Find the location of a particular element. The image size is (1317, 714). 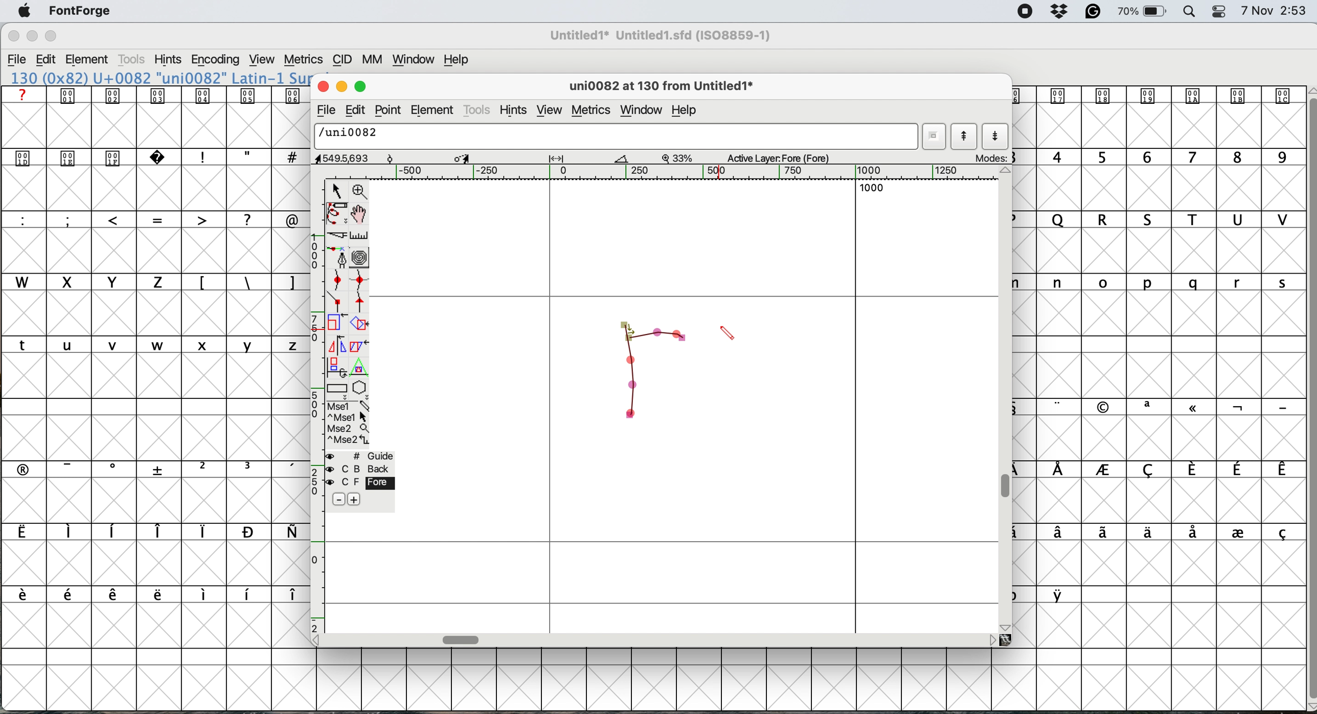

star or polygon is located at coordinates (359, 390).